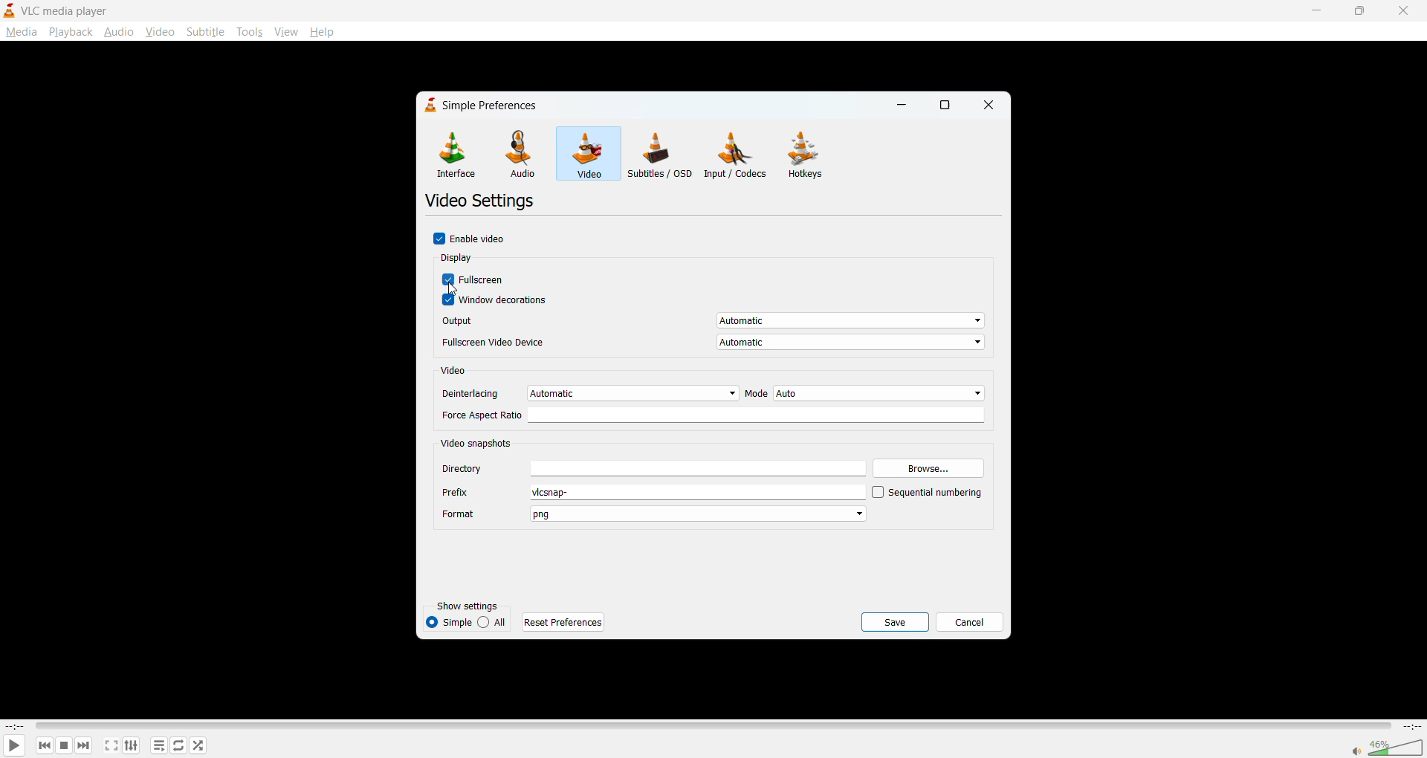  Describe the element at coordinates (1359, 12) in the screenshot. I see `maximize` at that location.